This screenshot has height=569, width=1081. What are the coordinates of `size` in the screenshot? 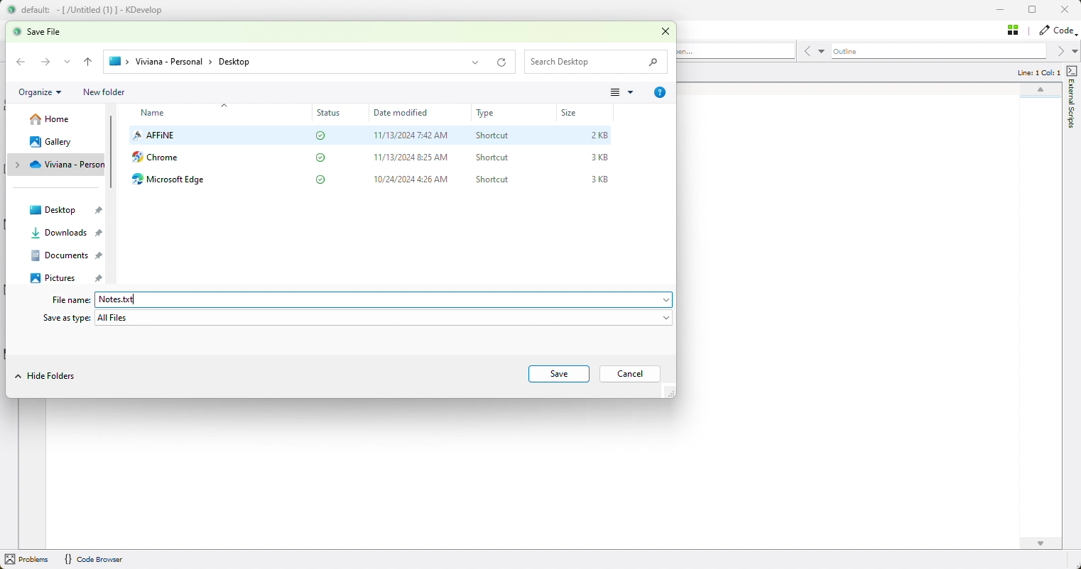 It's located at (575, 113).